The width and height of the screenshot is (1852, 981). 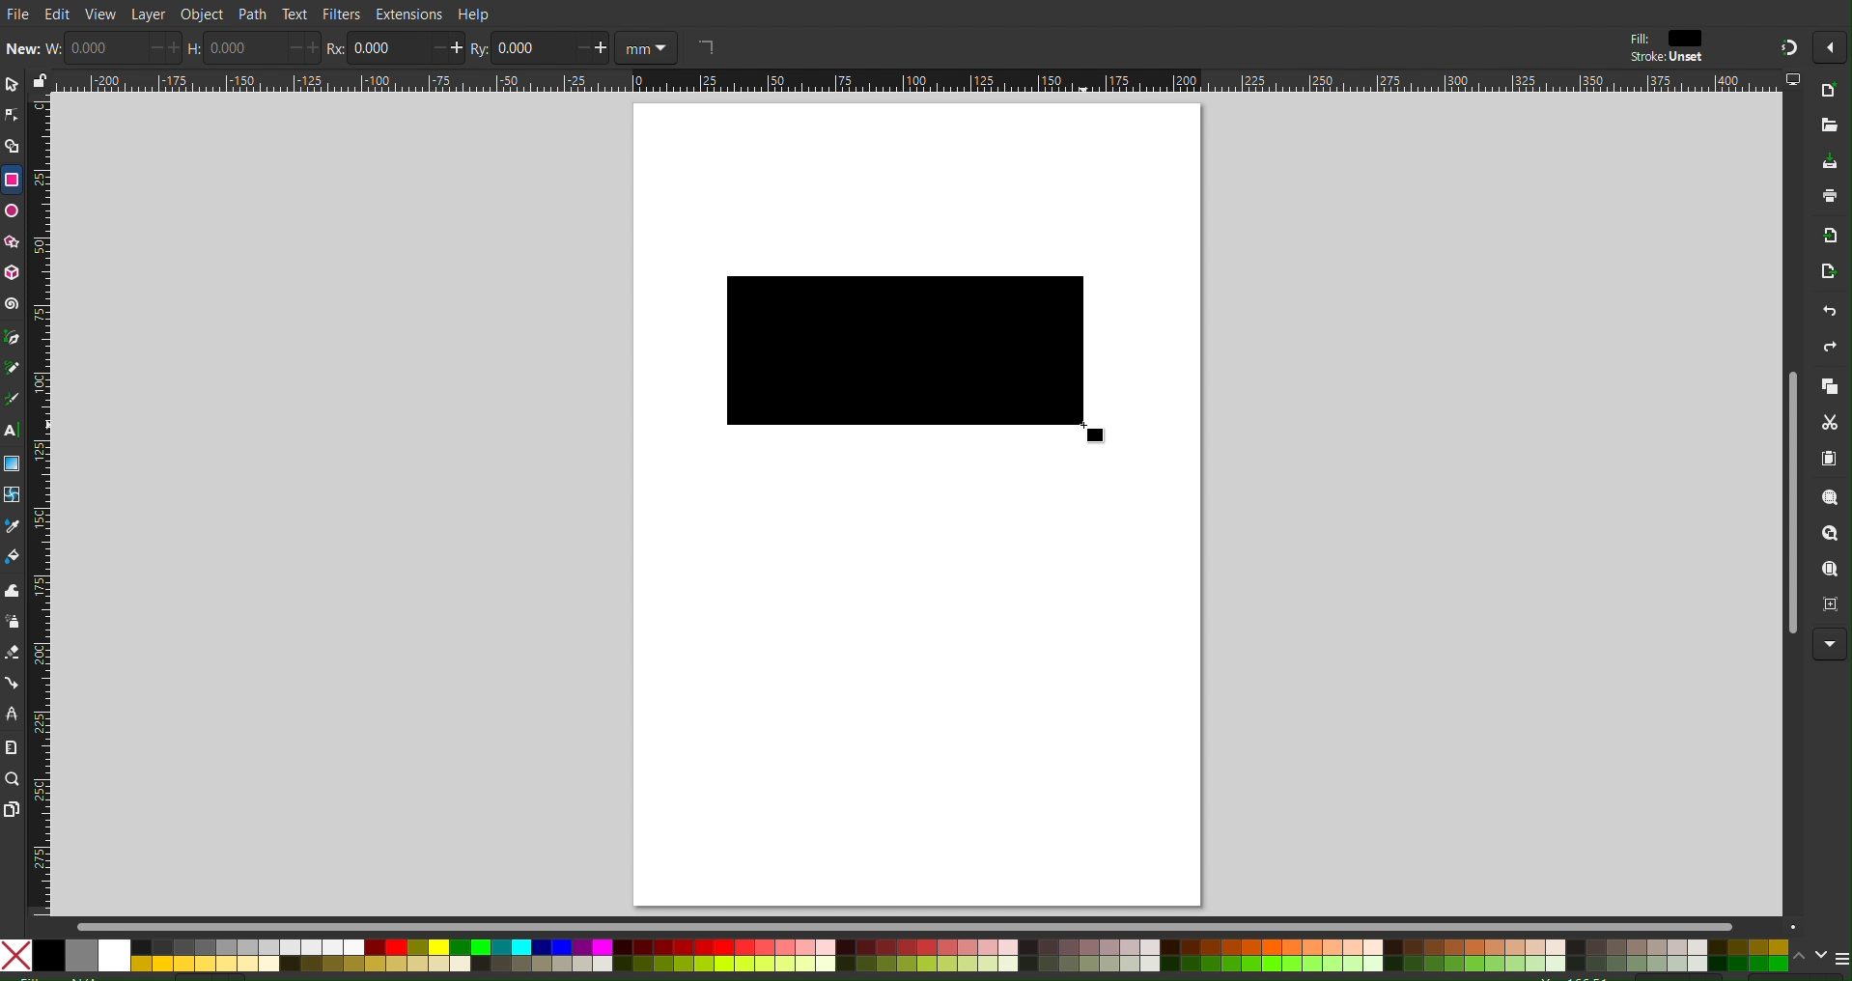 What do you see at coordinates (12, 274) in the screenshot?
I see `3D Box Tool` at bounding box center [12, 274].